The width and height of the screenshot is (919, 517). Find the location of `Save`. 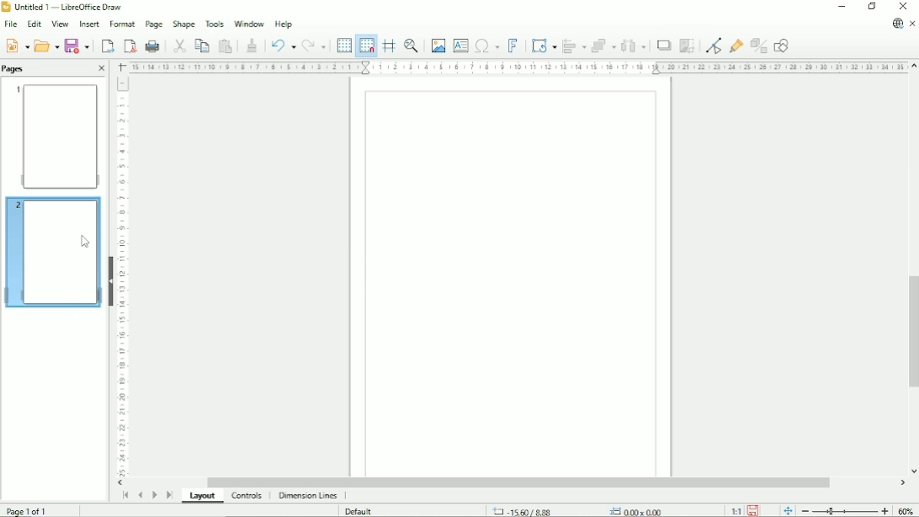

Save is located at coordinates (754, 509).